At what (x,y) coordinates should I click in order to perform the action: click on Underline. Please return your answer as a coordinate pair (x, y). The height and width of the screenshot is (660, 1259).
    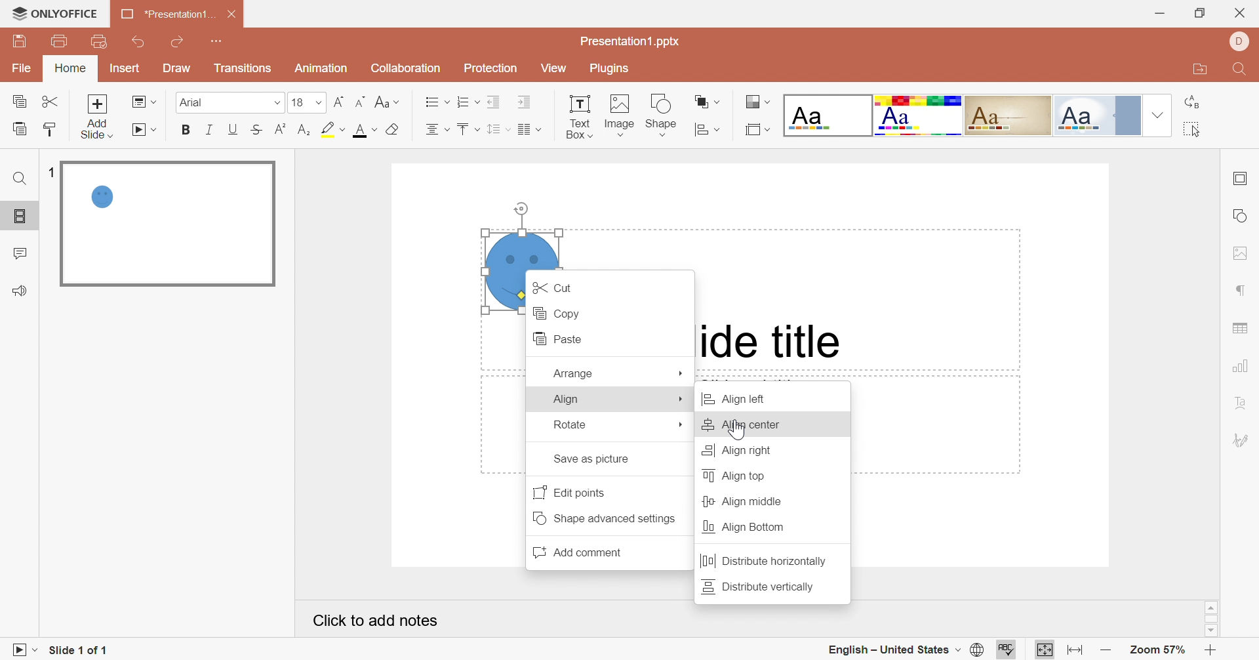
    Looking at the image, I should click on (235, 130).